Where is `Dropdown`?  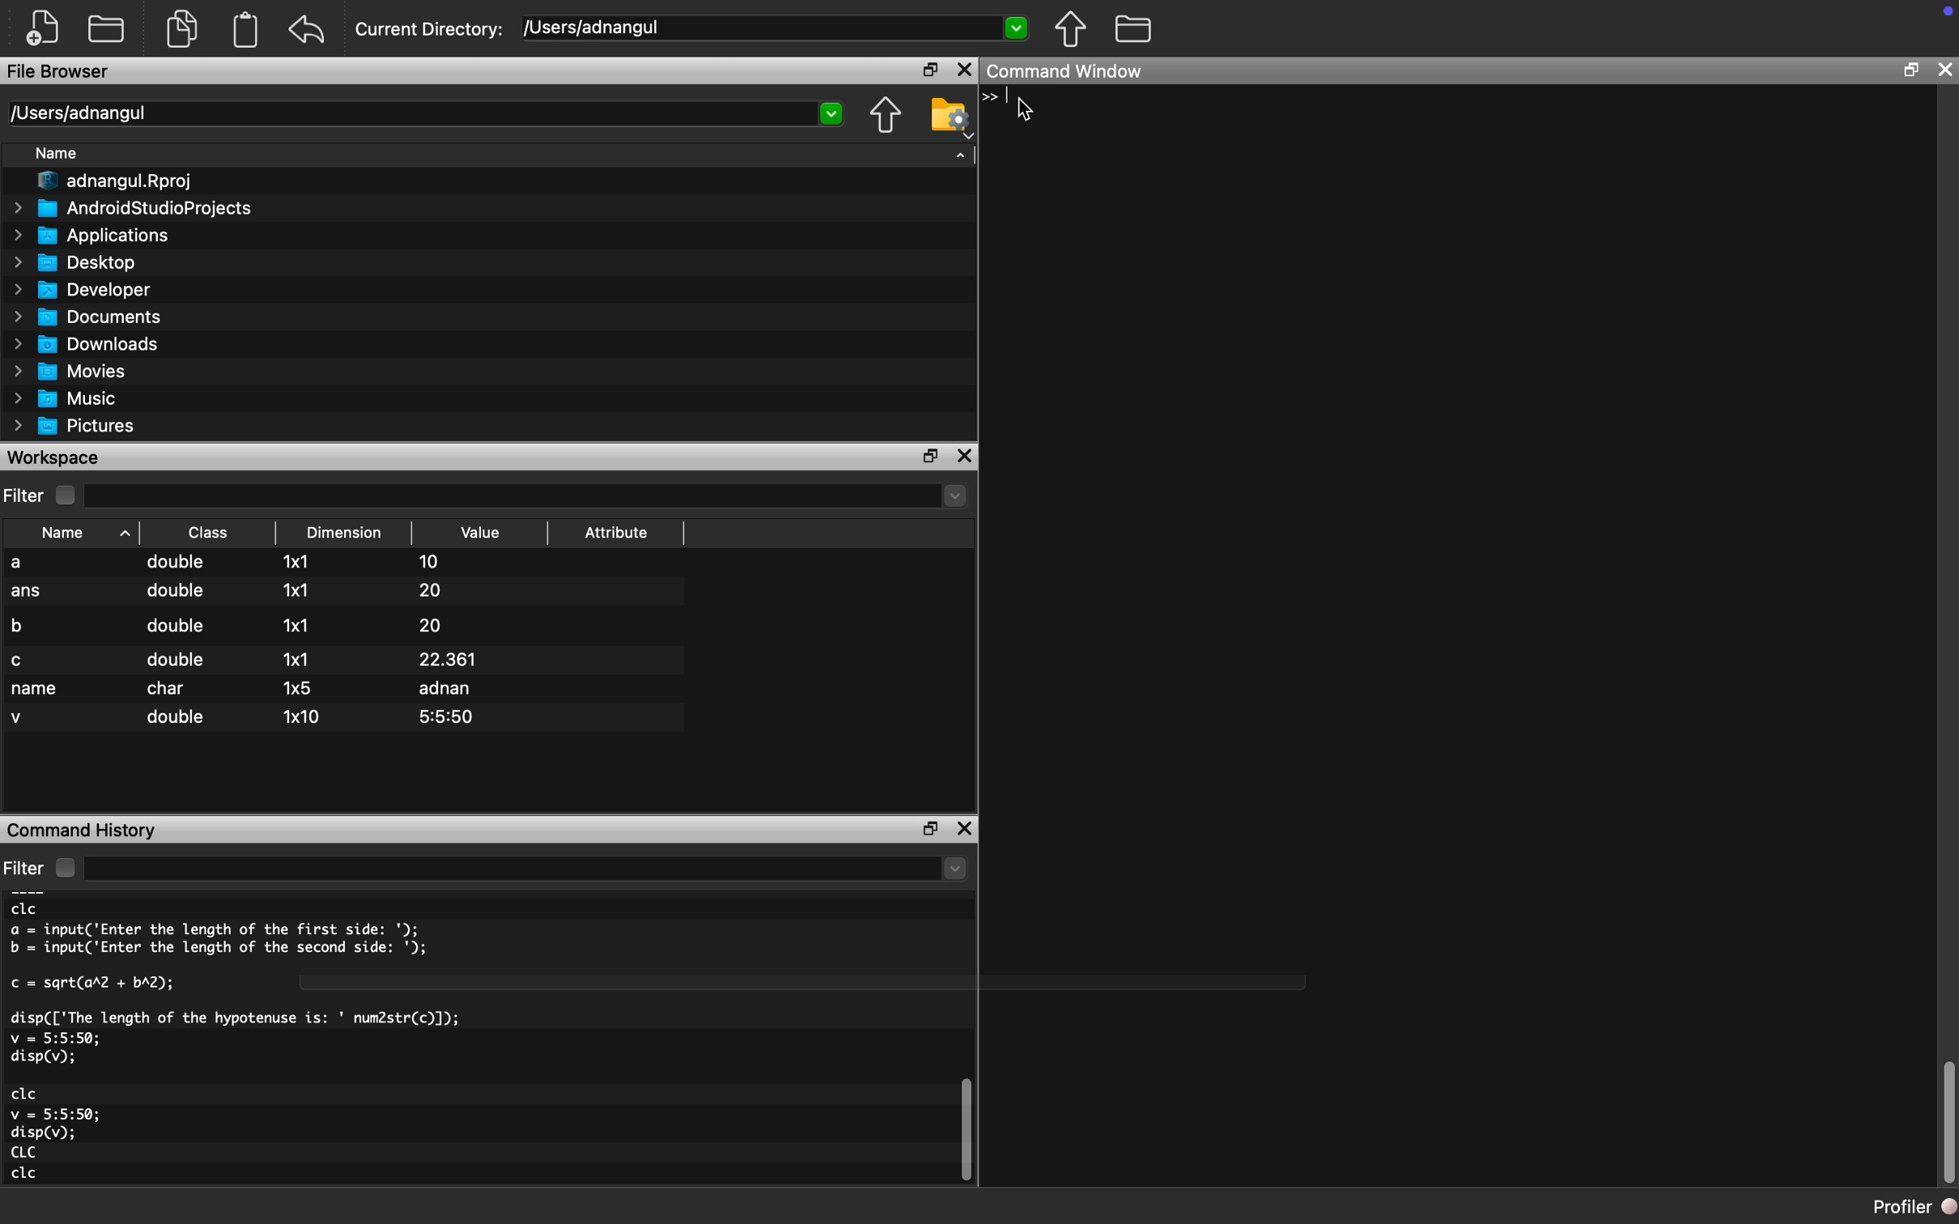
Dropdown is located at coordinates (954, 871).